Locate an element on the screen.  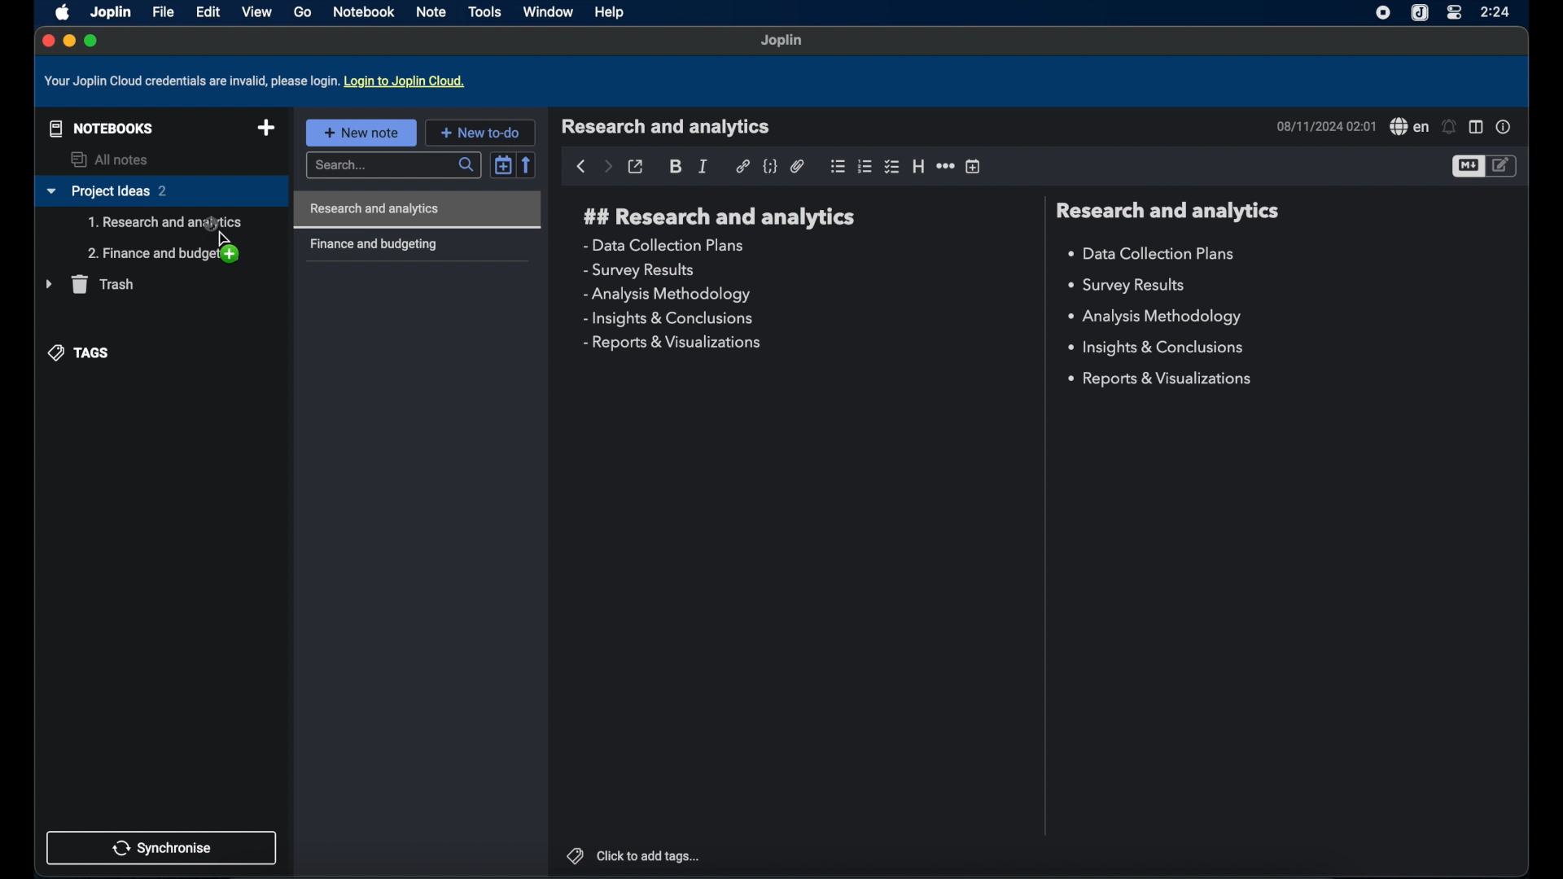
toggle editor is located at coordinates (1504, 165).